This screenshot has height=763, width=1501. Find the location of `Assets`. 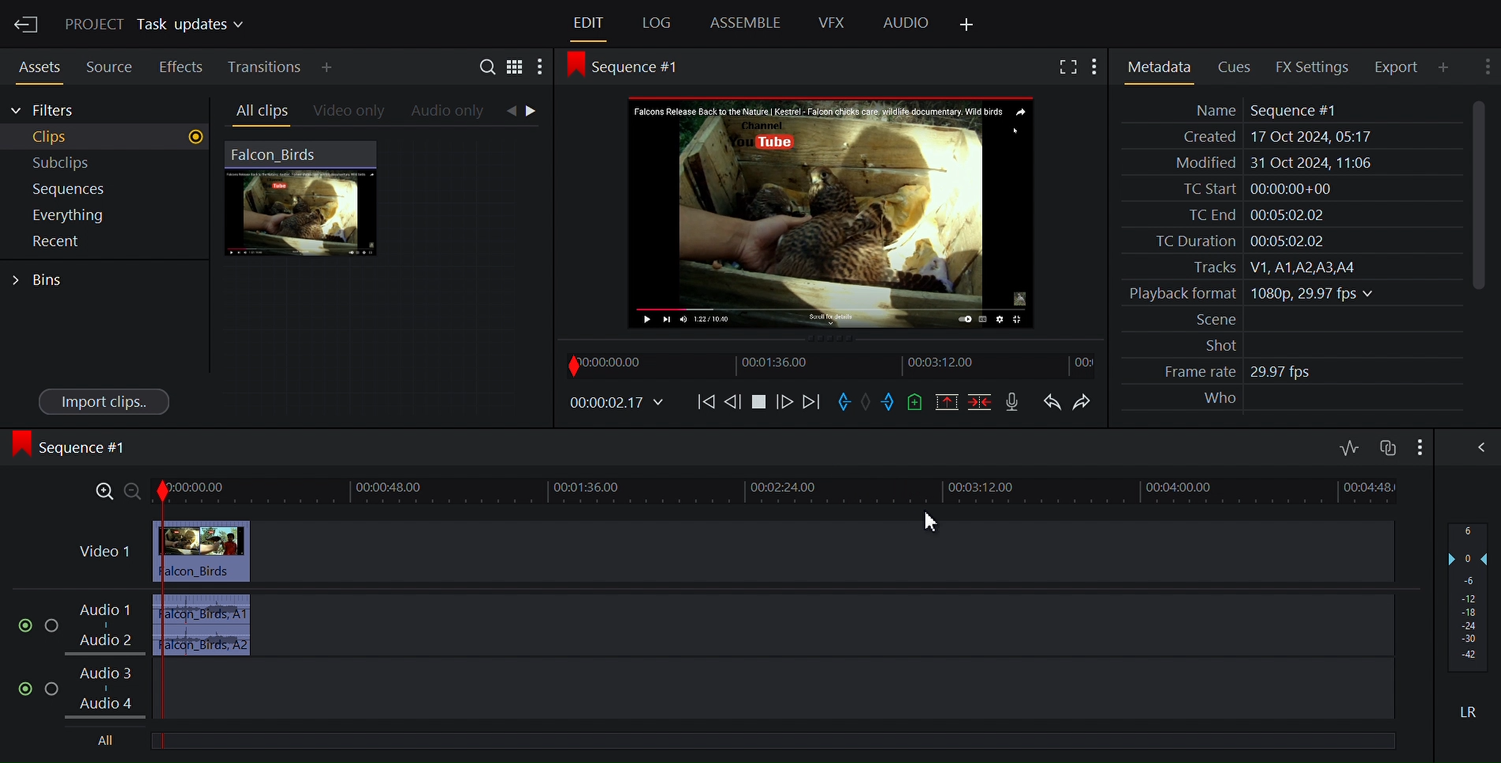

Assets is located at coordinates (38, 67).